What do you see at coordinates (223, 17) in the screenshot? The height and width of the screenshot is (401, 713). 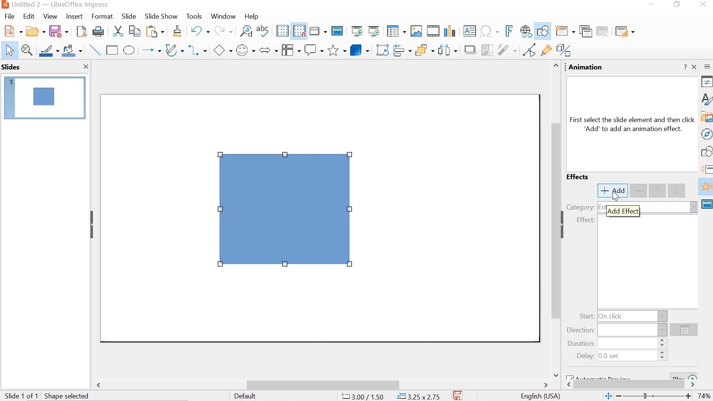 I see `window` at bounding box center [223, 17].